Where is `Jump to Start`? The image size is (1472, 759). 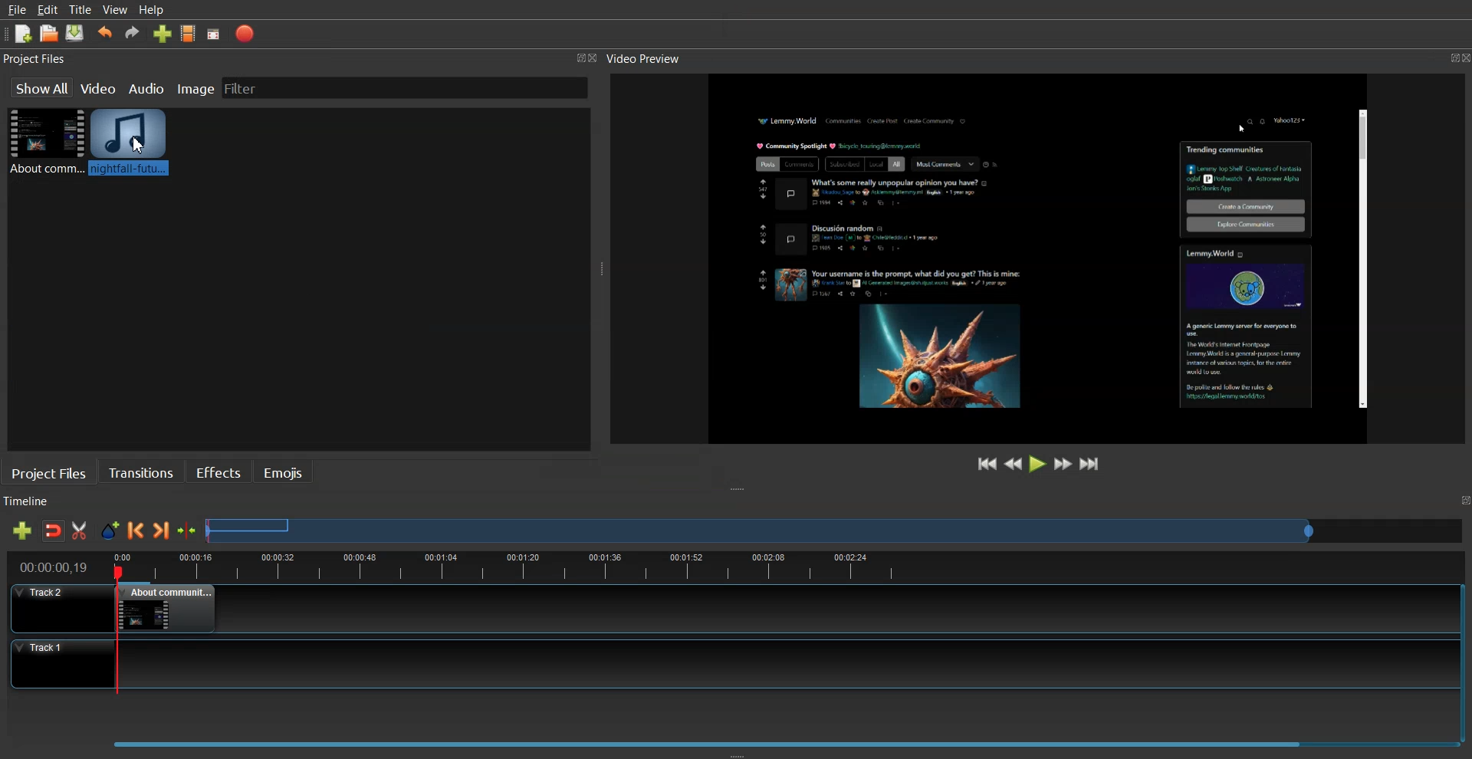
Jump to Start is located at coordinates (988, 464).